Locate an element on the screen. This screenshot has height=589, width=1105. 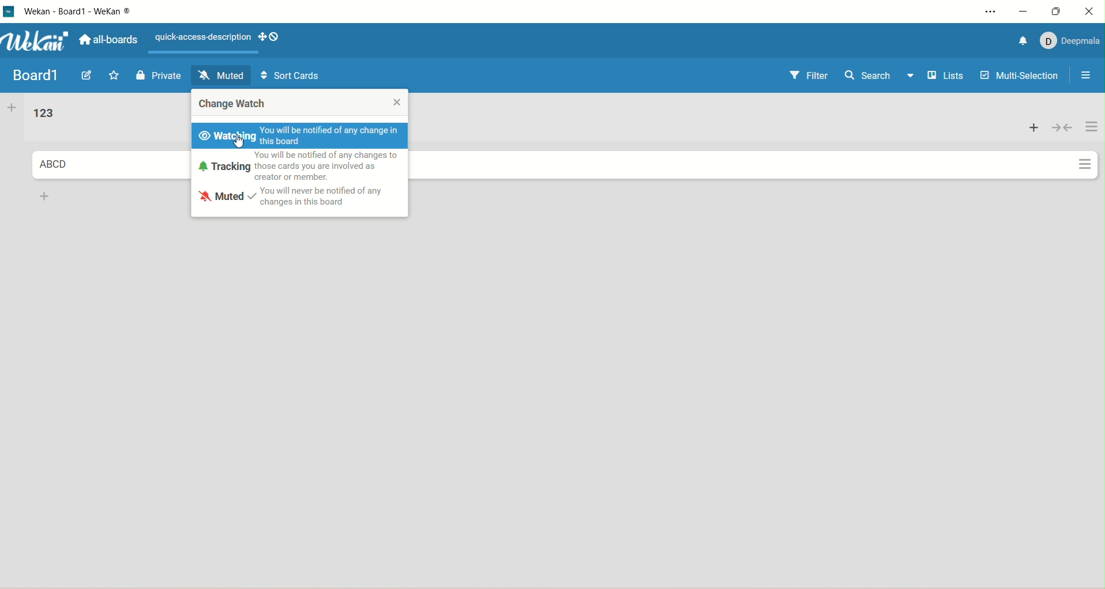
private is located at coordinates (159, 75).